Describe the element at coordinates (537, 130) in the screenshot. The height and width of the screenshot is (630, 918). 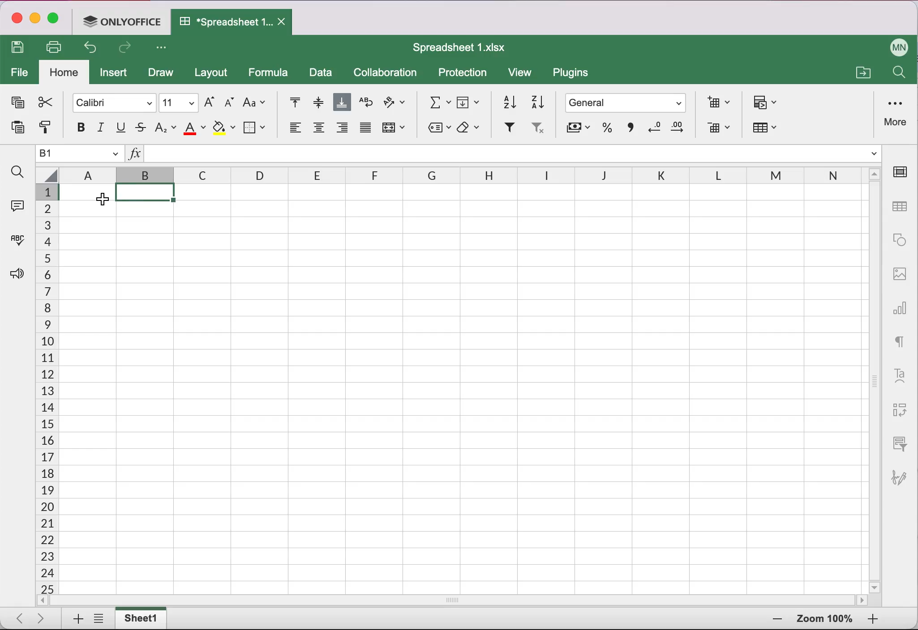
I see `remove filter` at that location.